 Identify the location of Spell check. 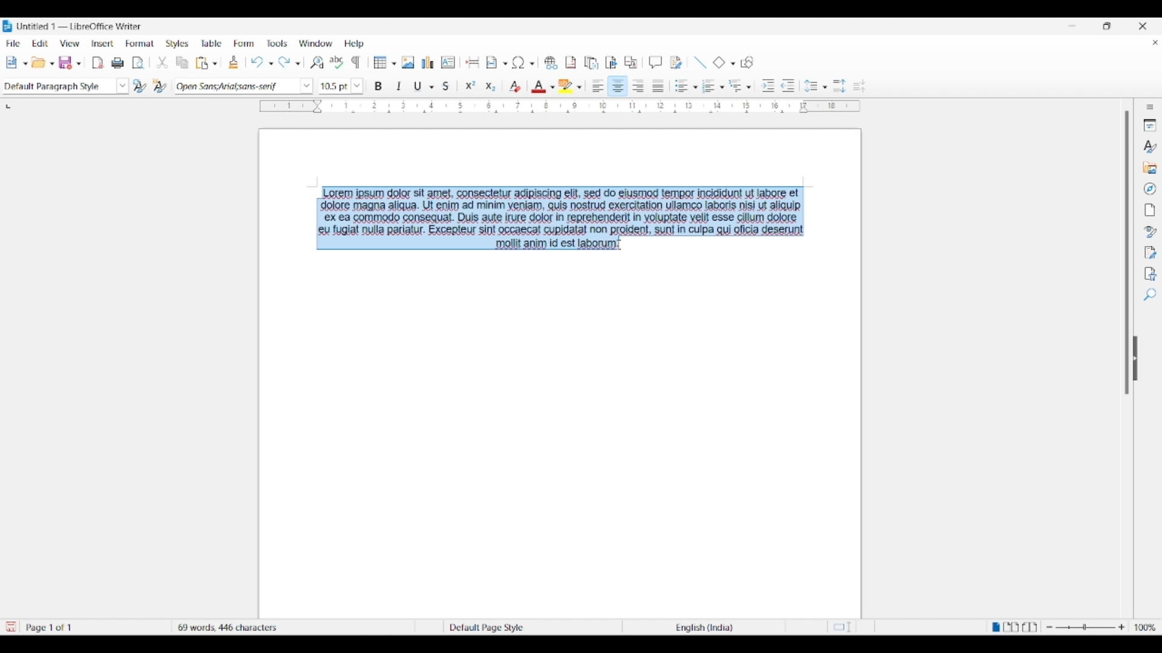
(337, 62).